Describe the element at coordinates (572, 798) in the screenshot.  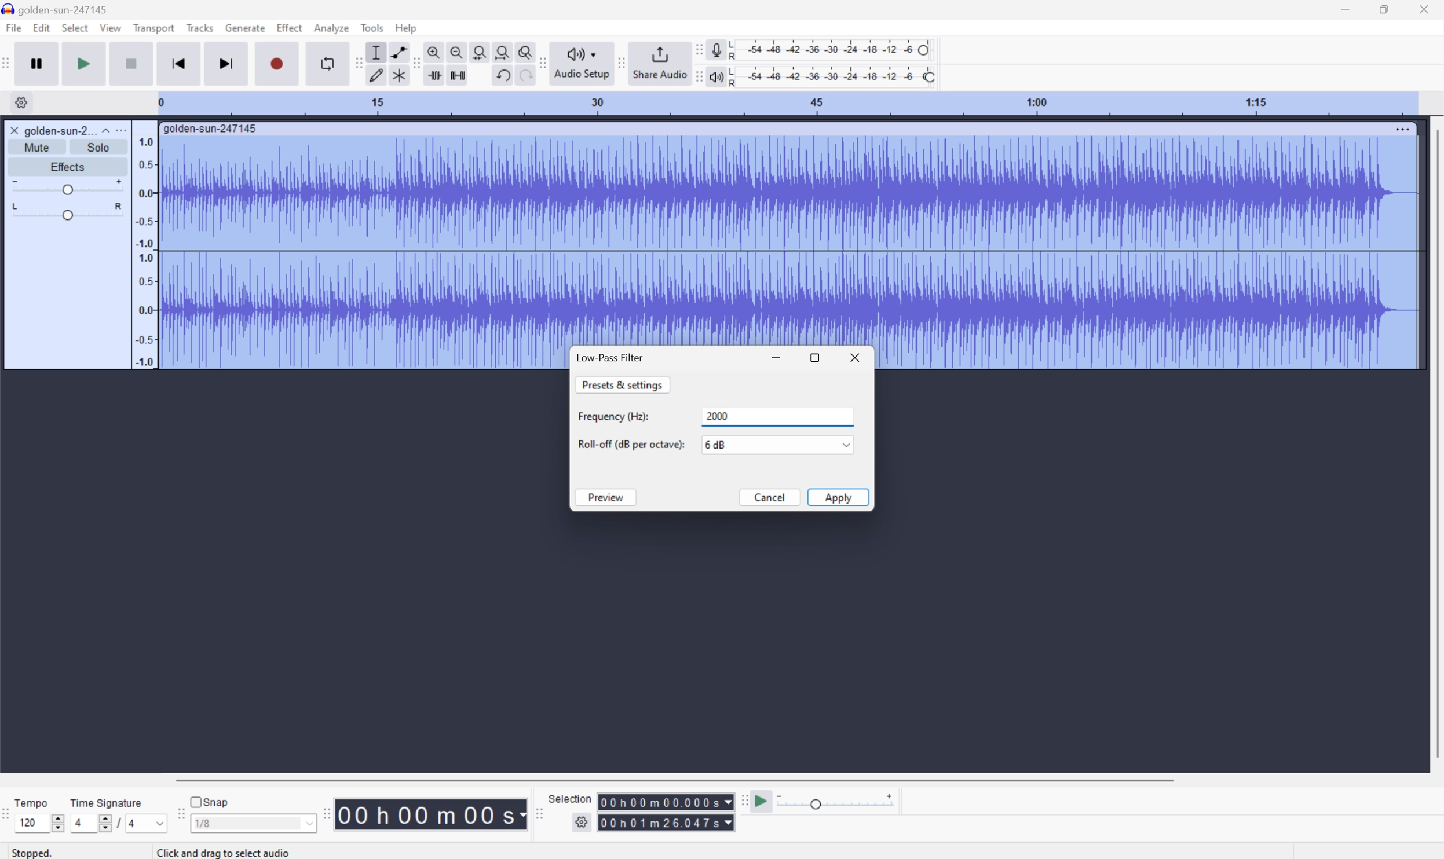
I see `Selection` at that location.